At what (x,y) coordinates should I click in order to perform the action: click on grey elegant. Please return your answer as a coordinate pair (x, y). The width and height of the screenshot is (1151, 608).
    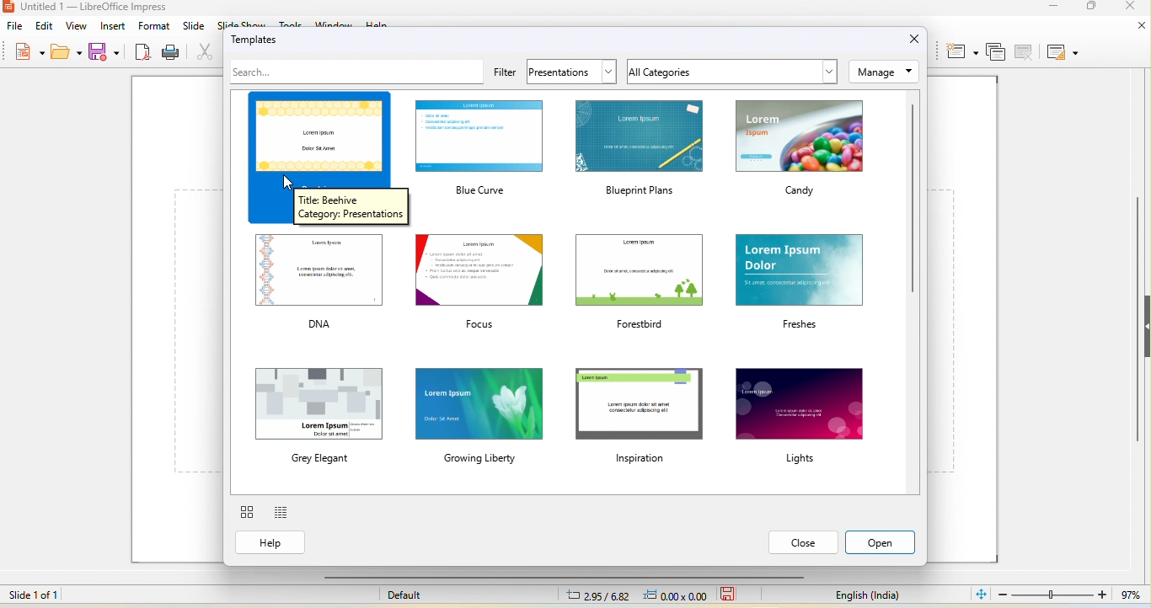
    Looking at the image, I should click on (319, 413).